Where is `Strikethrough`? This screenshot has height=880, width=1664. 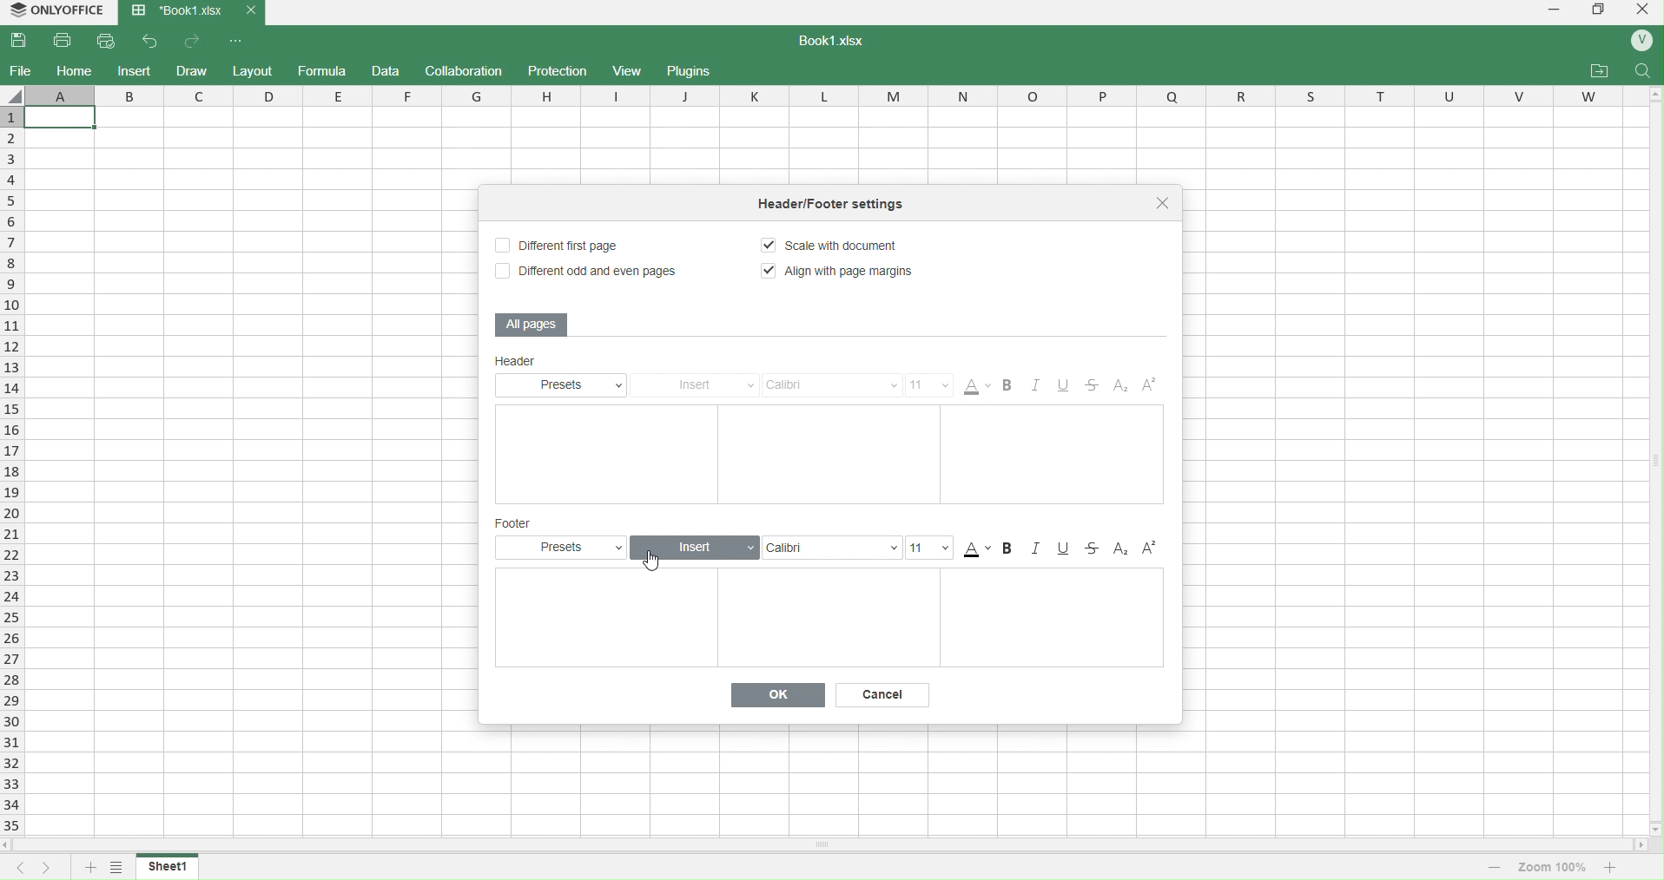
Strikethrough is located at coordinates (1096, 387).